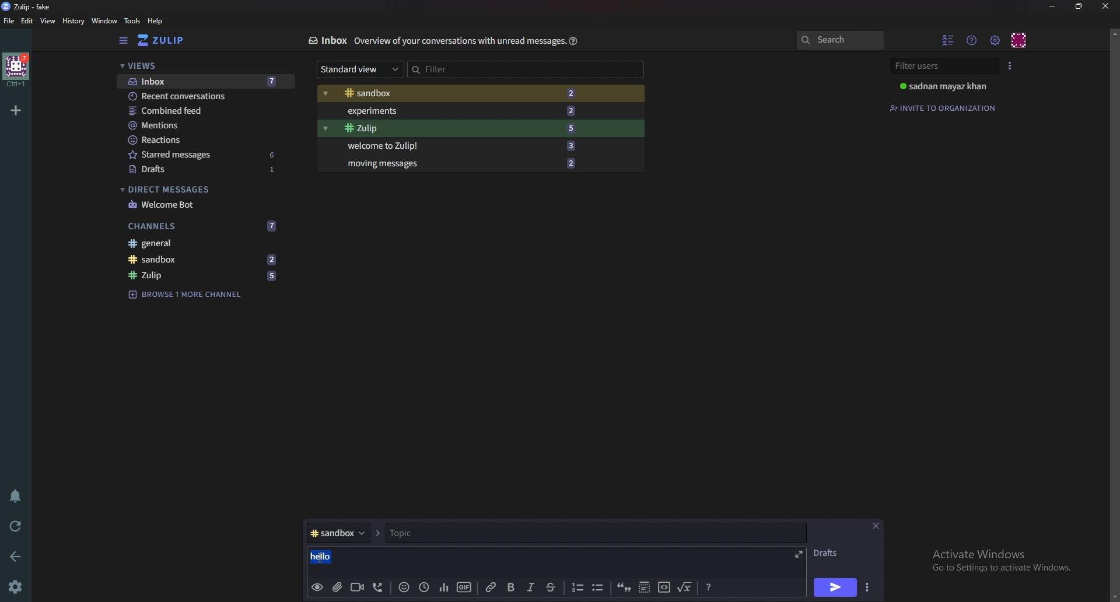 Image resolution: width=1120 pixels, height=602 pixels. What do you see at coordinates (16, 527) in the screenshot?
I see `Reload` at bounding box center [16, 527].